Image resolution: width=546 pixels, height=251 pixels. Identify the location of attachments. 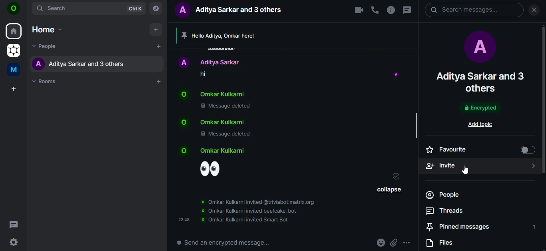
(395, 243).